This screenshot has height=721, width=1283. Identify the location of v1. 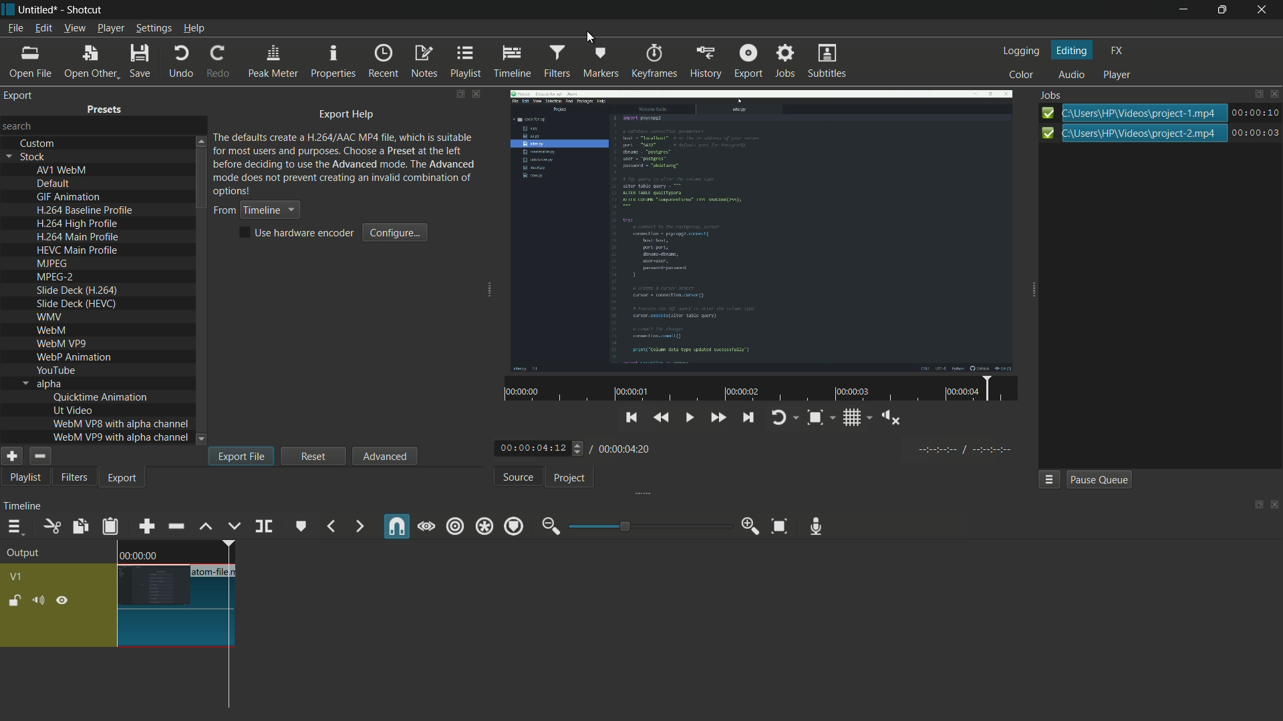
(15, 576).